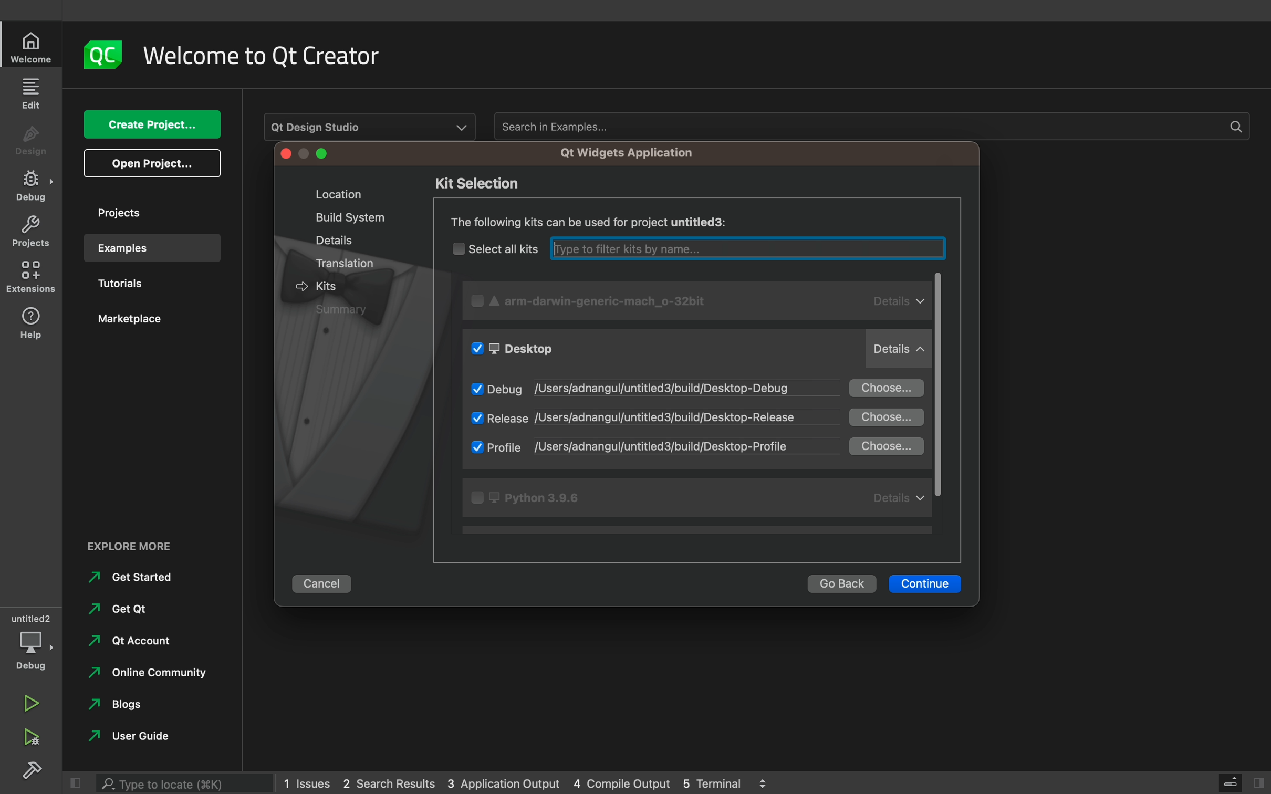 The image size is (1271, 794). What do you see at coordinates (145, 323) in the screenshot?
I see `marketplace` at bounding box center [145, 323].